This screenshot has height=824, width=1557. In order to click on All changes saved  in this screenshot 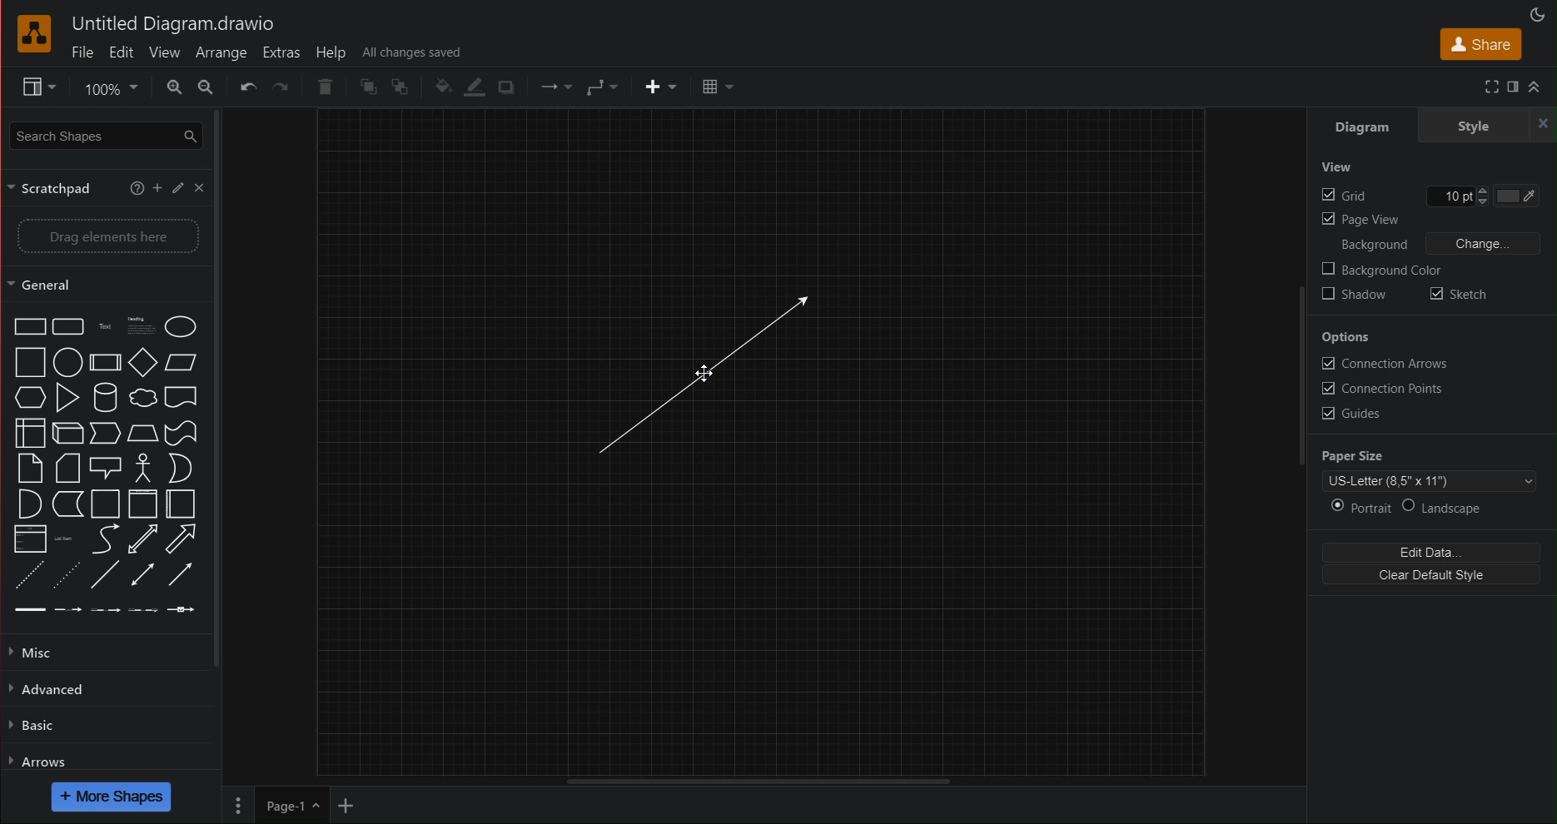, I will do `click(411, 52)`.